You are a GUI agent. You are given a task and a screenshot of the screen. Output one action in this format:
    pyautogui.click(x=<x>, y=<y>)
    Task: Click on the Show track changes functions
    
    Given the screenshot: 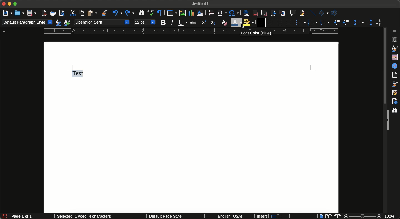 What is the action you would take?
    pyautogui.click(x=301, y=13)
    